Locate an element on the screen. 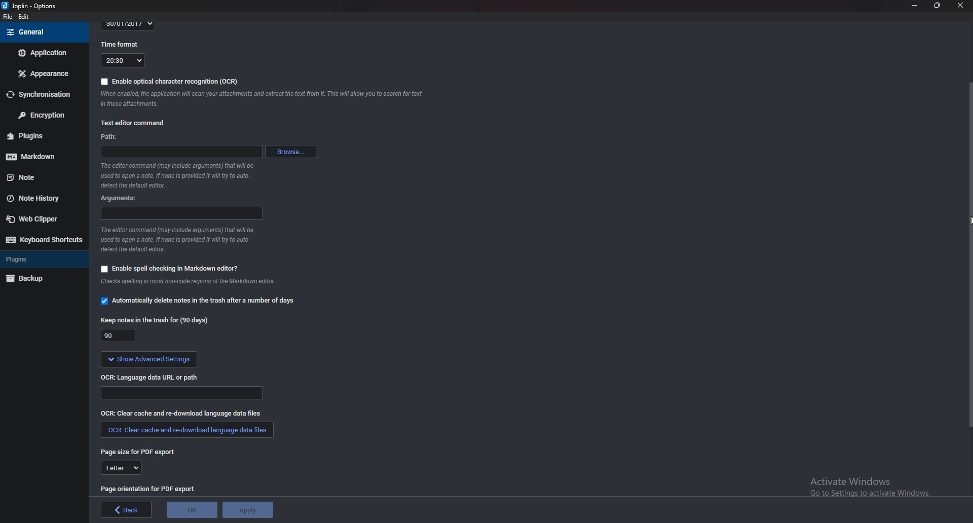  Enable O C R is located at coordinates (170, 82).